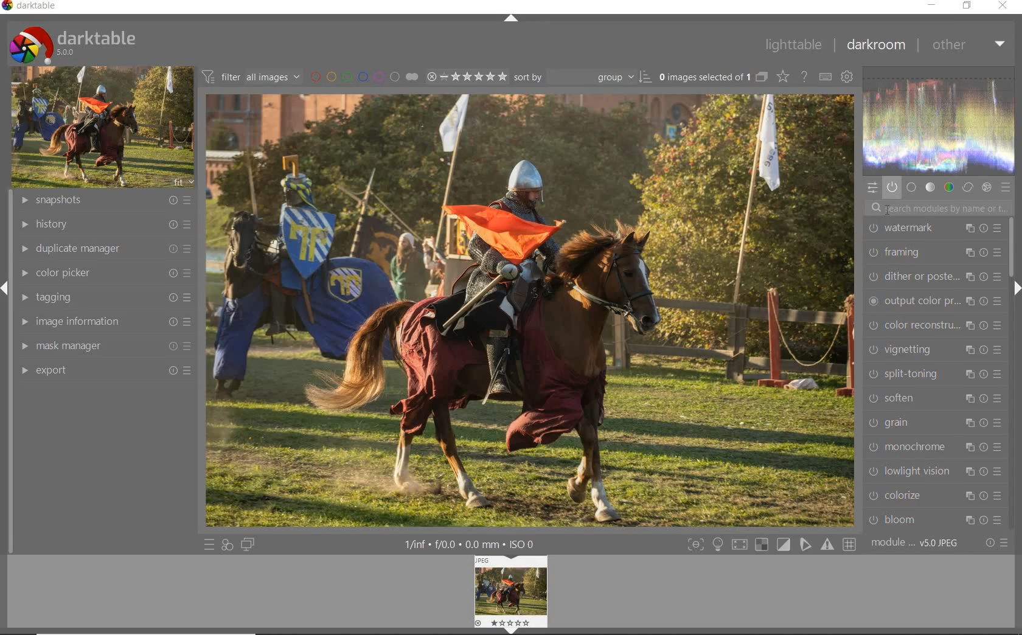 Image resolution: width=1022 pixels, height=635 pixels. What do you see at coordinates (969, 46) in the screenshot?
I see `other` at bounding box center [969, 46].